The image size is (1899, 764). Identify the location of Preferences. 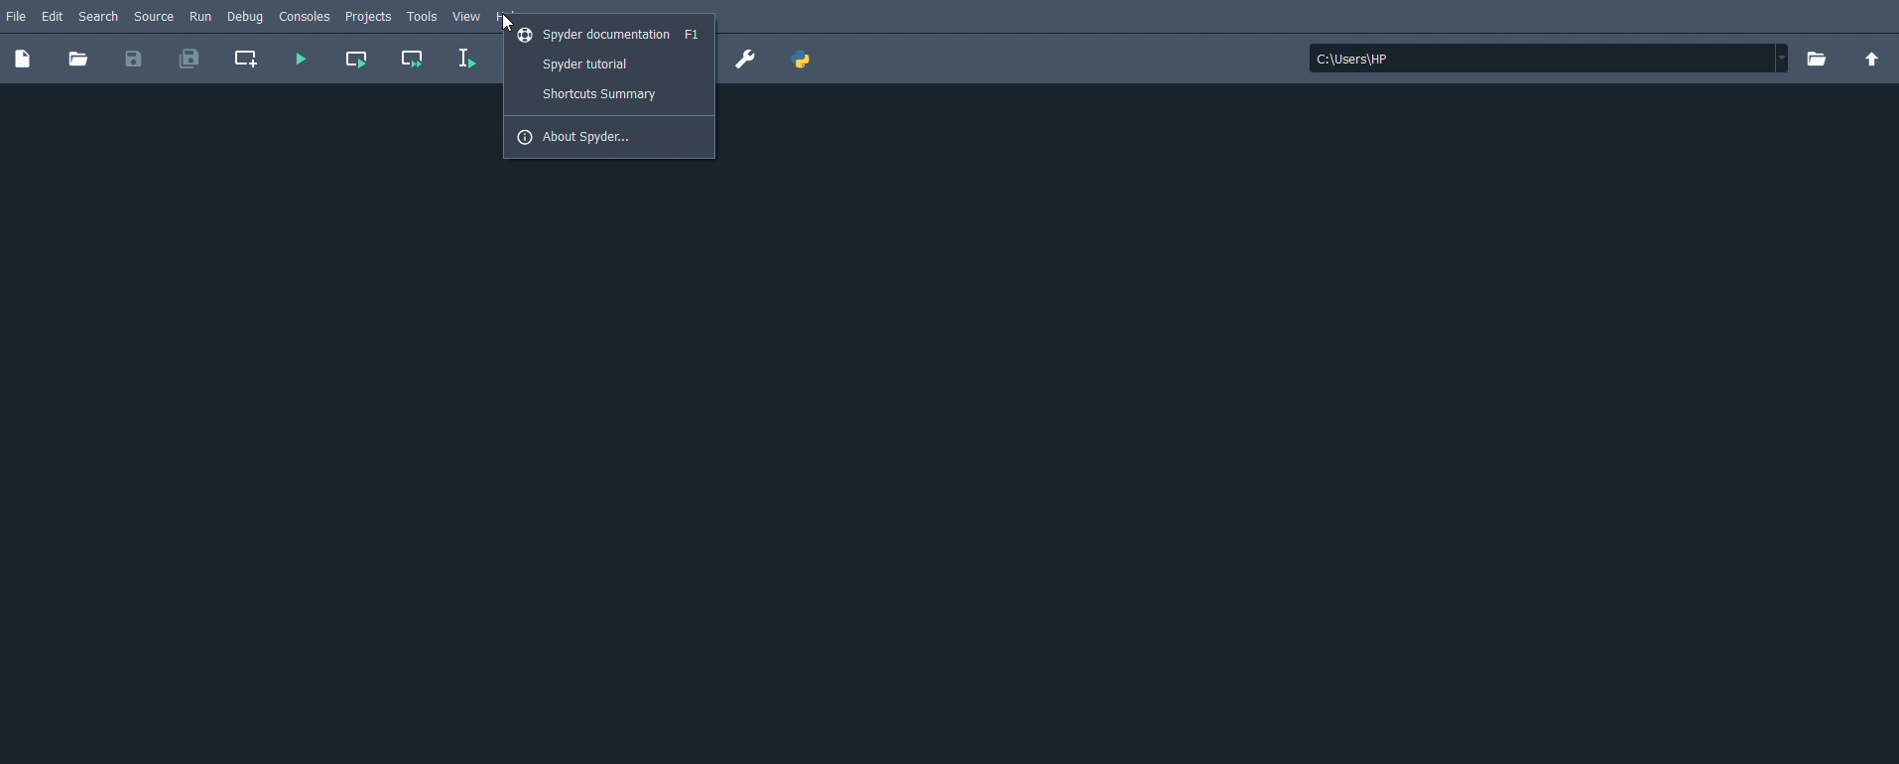
(746, 59).